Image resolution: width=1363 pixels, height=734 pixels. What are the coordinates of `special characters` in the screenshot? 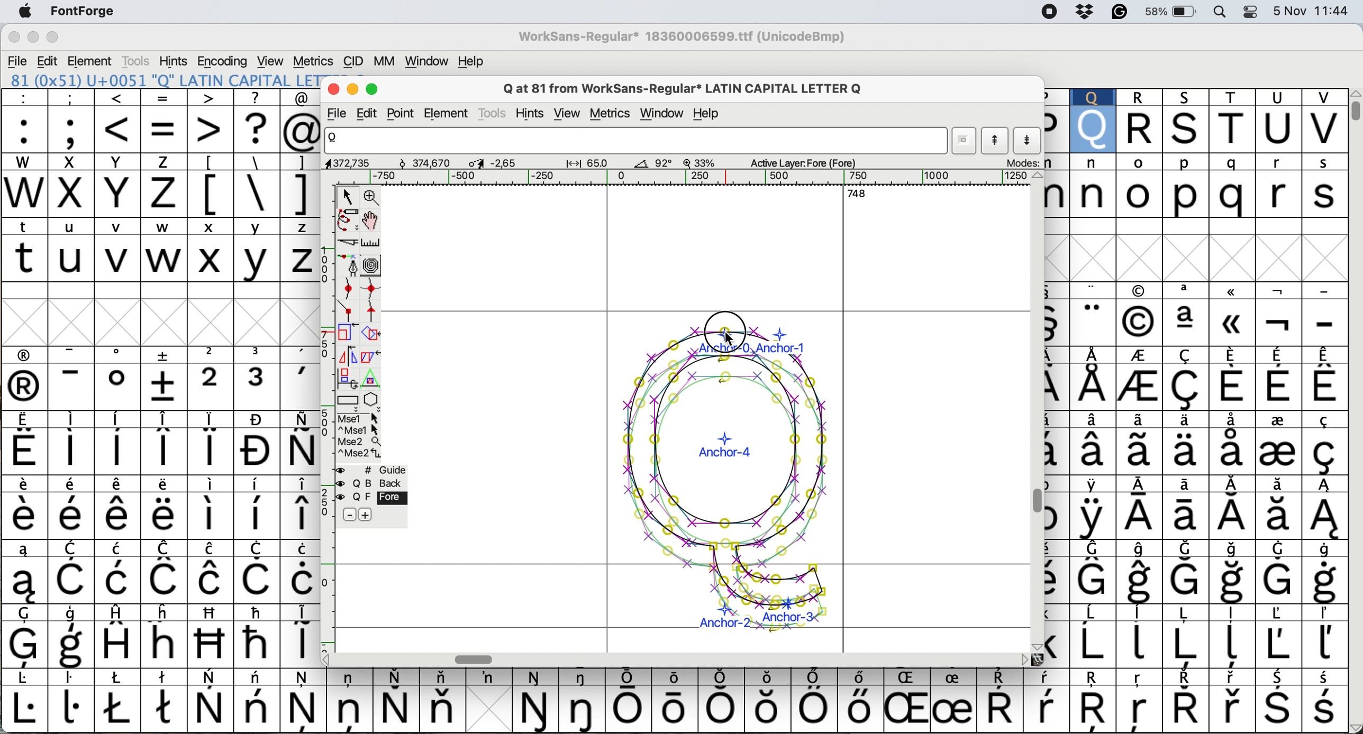 It's located at (1196, 474).